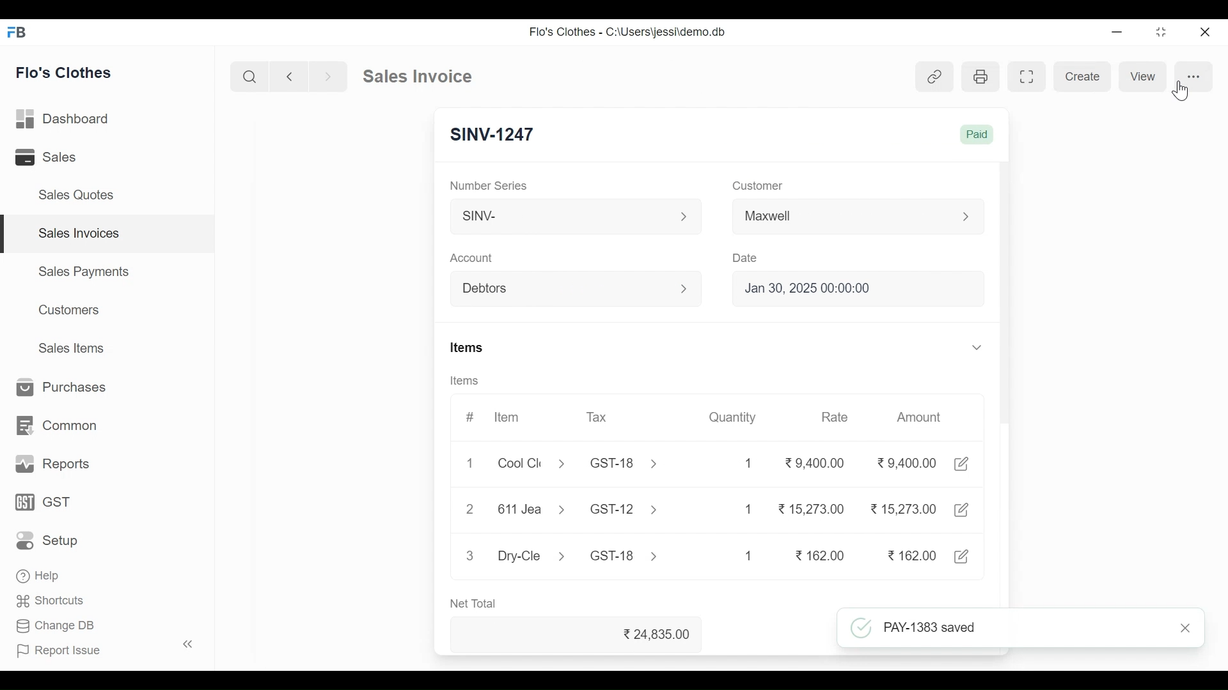 The width and height of the screenshot is (1228, 690). What do you see at coordinates (979, 76) in the screenshot?
I see `Print` at bounding box center [979, 76].